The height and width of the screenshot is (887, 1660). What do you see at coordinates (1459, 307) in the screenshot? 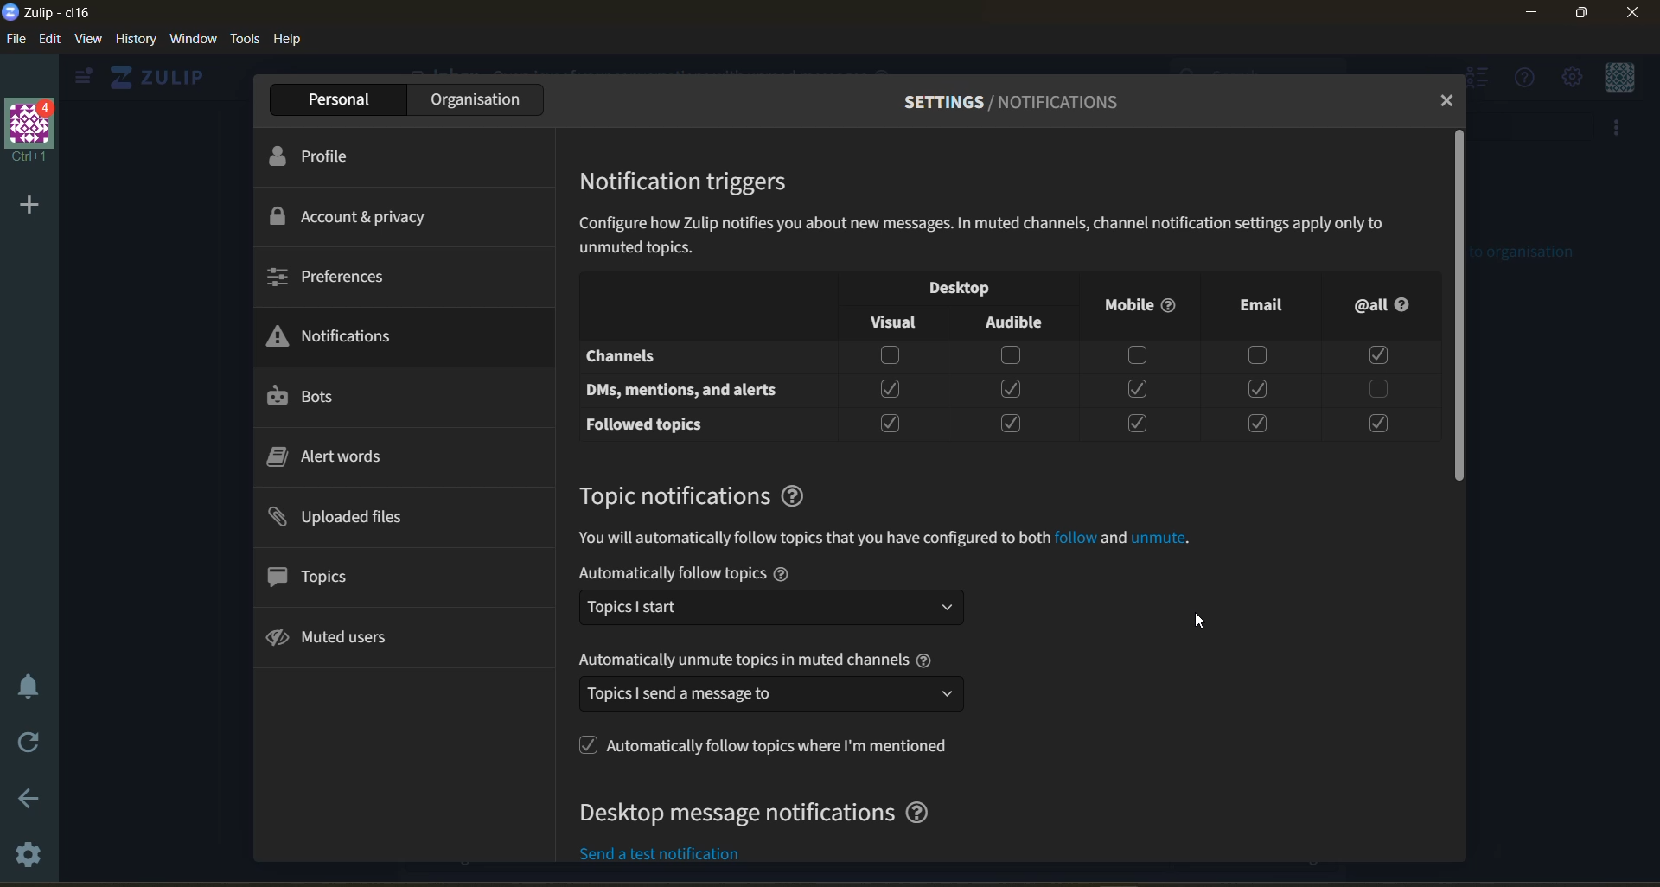
I see `scroll` at bounding box center [1459, 307].